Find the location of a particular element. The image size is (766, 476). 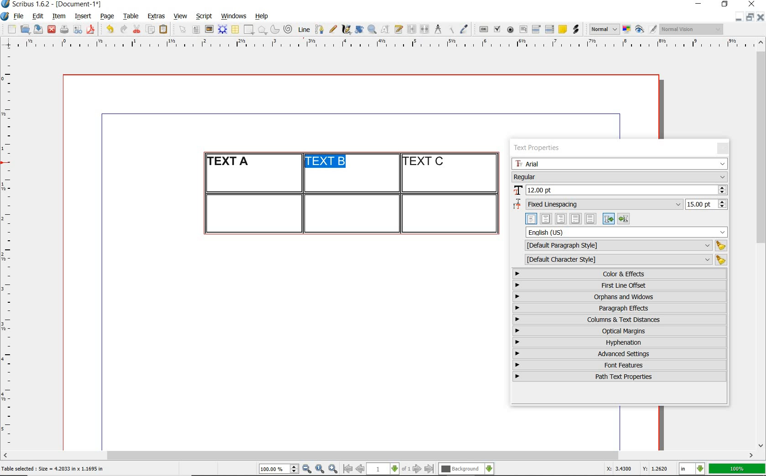

close is located at coordinates (761, 17).